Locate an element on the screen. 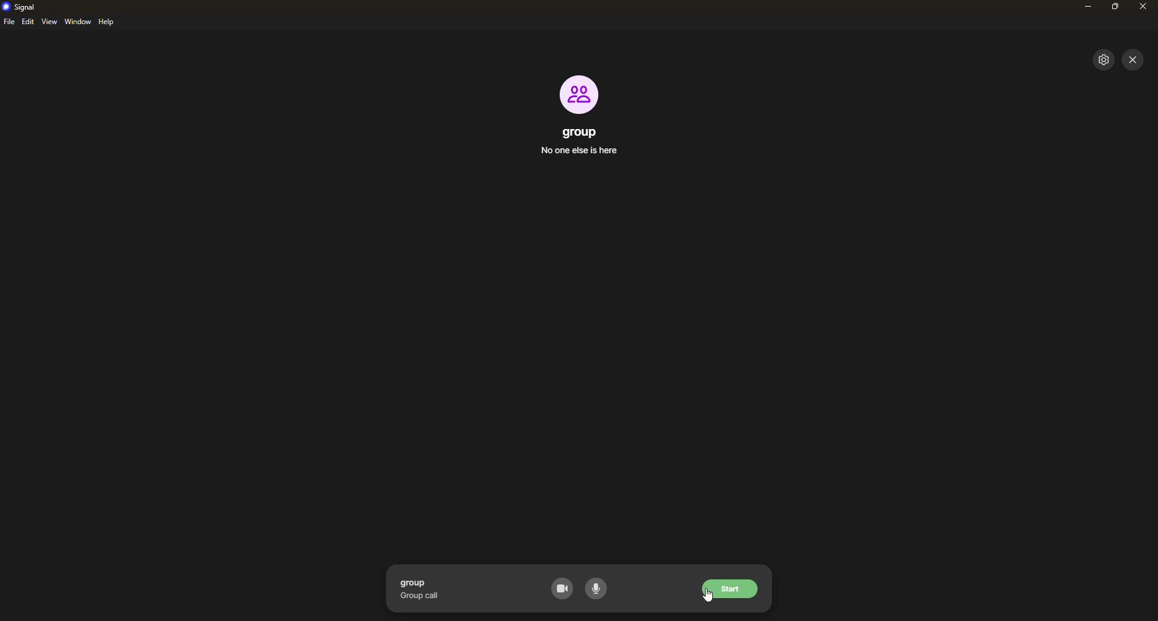 The image size is (1158, 621). mute mic is located at coordinates (597, 587).